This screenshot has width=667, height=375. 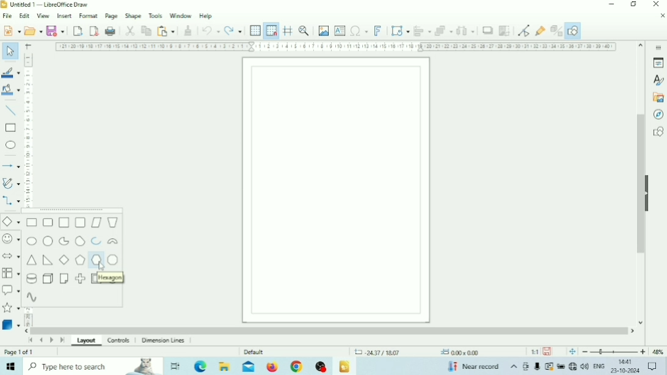 I want to click on Circle segment, so click(x=80, y=241).